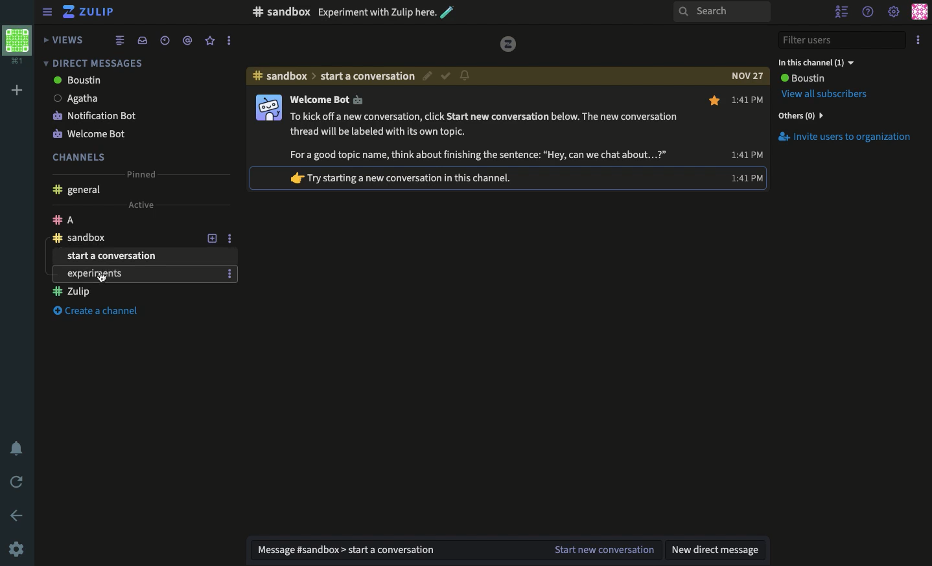 This screenshot has height=566, width=932. I want to click on Edit, so click(428, 78).